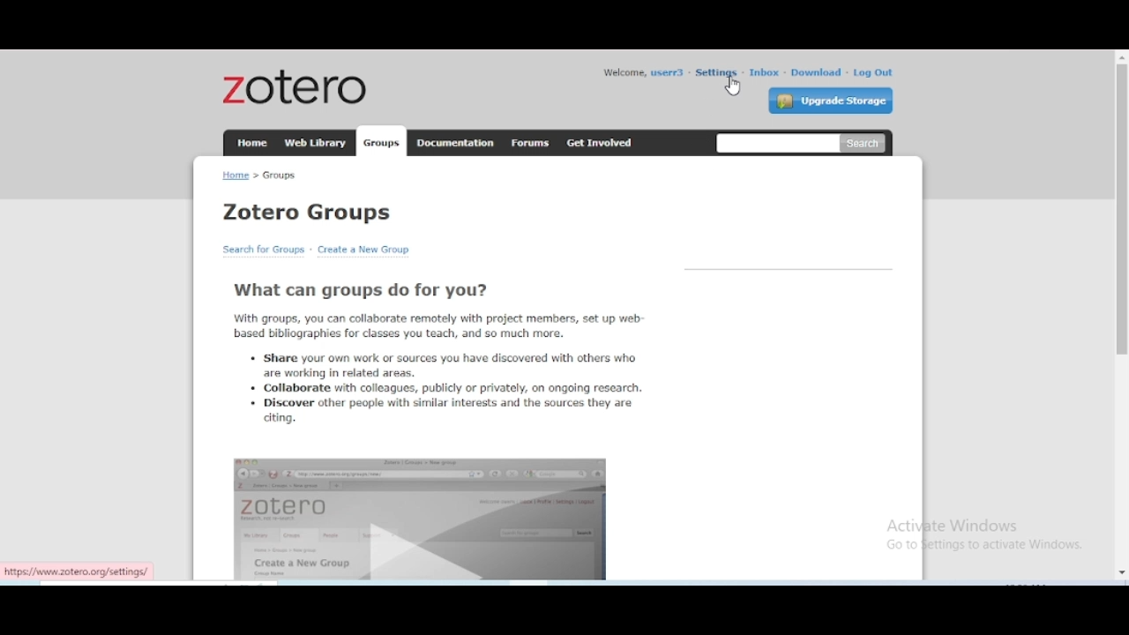 This screenshot has width=1129, height=635. Describe the element at coordinates (873, 73) in the screenshot. I see `log out` at that location.